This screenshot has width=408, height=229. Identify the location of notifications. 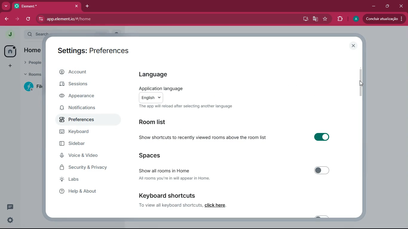
(82, 108).